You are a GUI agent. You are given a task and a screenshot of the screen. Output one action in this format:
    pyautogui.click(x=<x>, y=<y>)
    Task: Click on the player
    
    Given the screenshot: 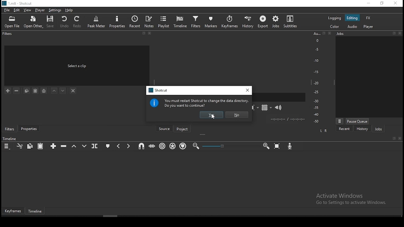 What is the action you would take?
    pyautogui.click(x=39, y=10)
    